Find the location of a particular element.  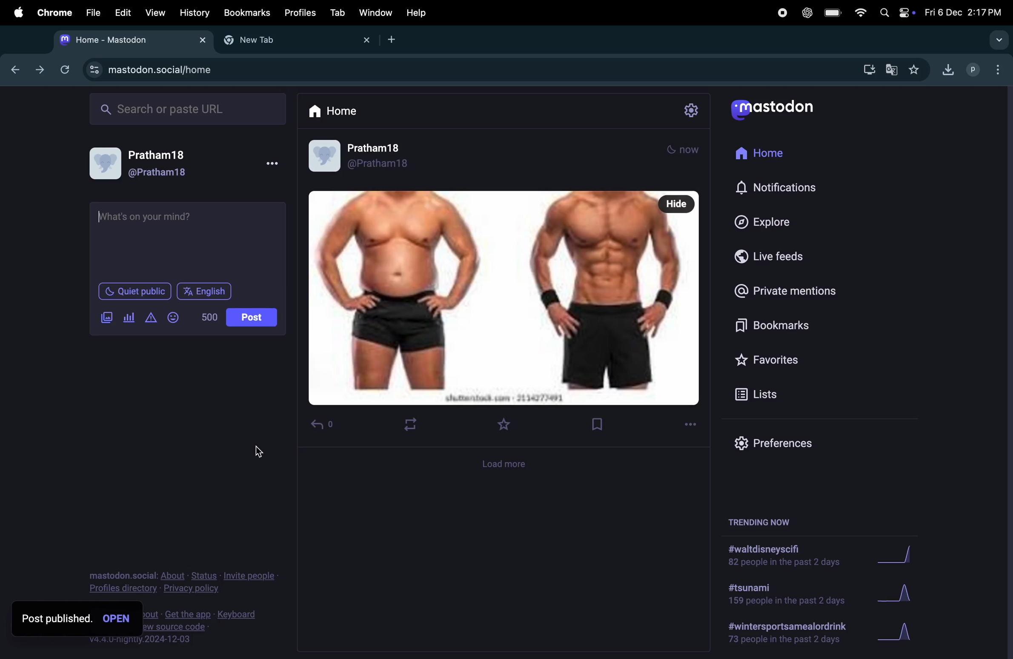

reply is located at coordinates (324, 426).